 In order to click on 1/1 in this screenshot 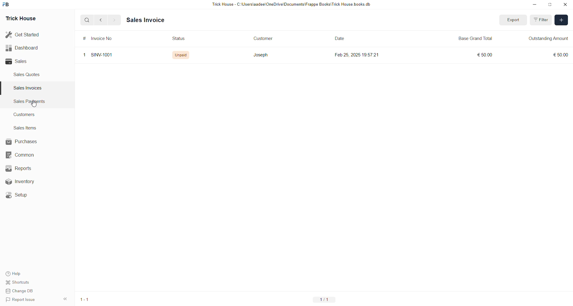, I will do `click(323, 299)`.